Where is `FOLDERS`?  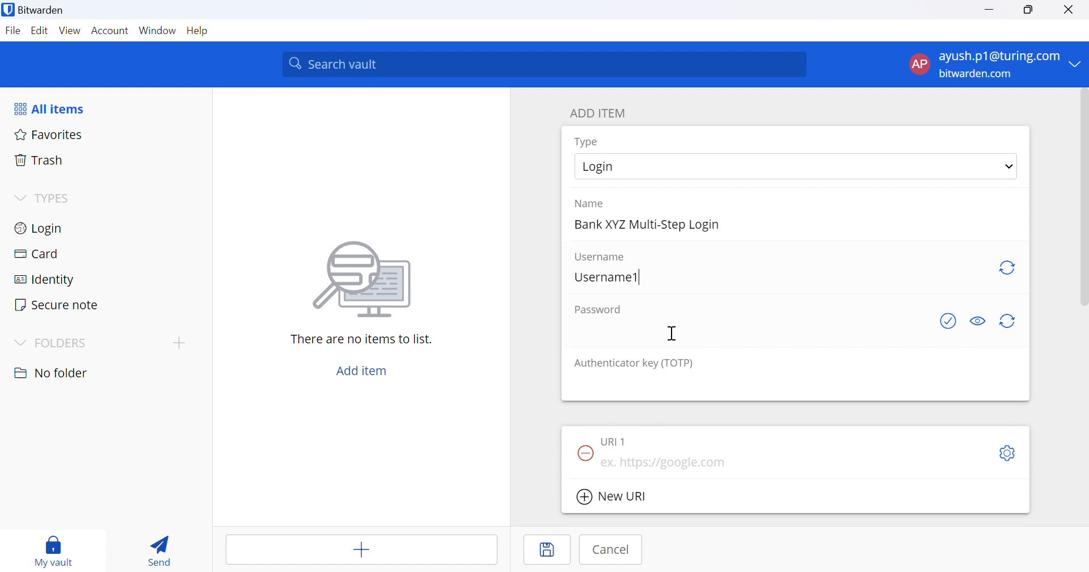
FOLDERS is located at coordinates (66, 343).